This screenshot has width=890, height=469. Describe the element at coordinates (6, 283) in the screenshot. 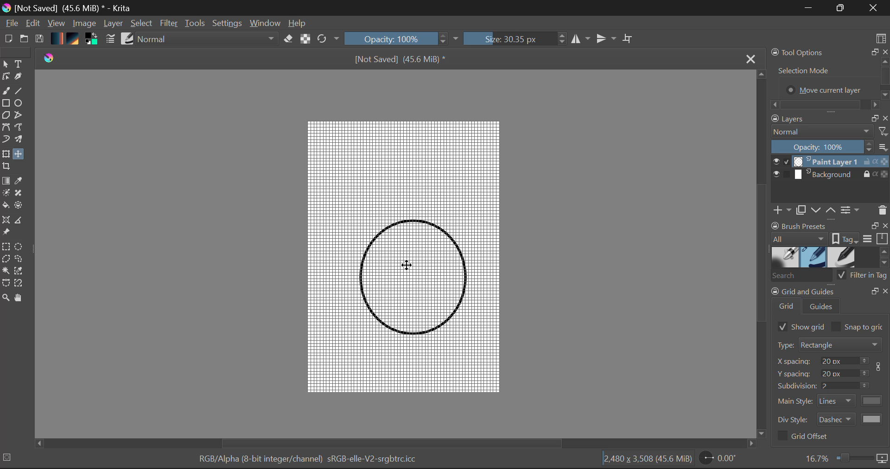

I see `Bezier Curve Selection` at that location.